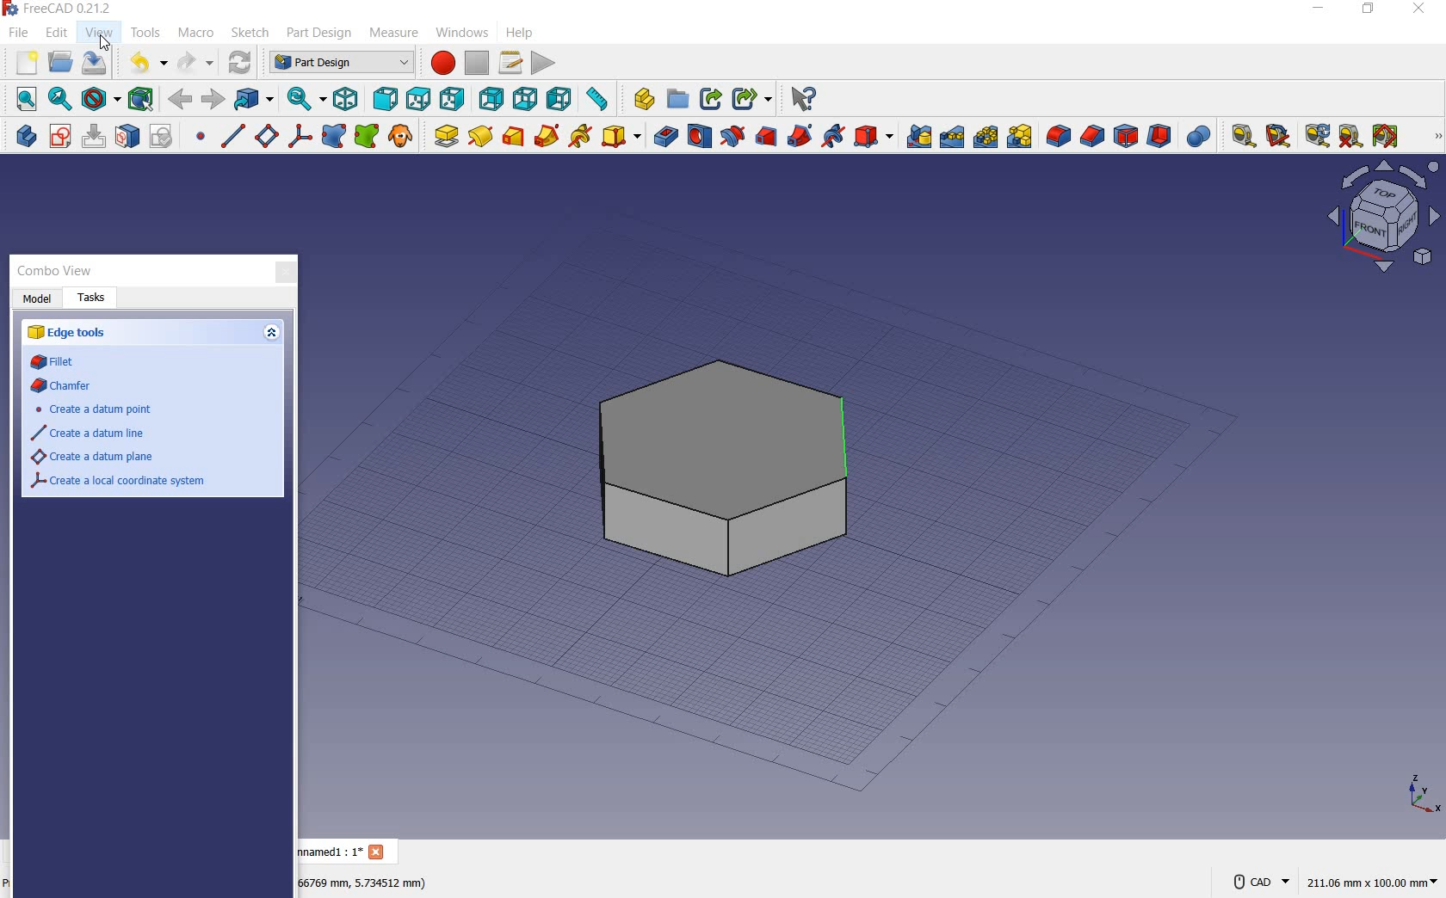 This screenshot has width=1446, height=898. What do you see at coordinates (1372, 884) in the screenshot?
I see `211.05 mm x 100.00 mm(dimension)` at bounding box center [1372, 884].